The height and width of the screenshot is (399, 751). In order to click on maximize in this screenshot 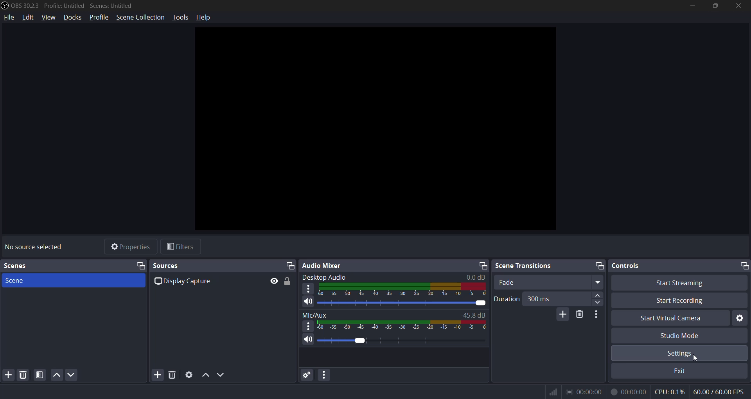, I will do `click(715, 6)`.